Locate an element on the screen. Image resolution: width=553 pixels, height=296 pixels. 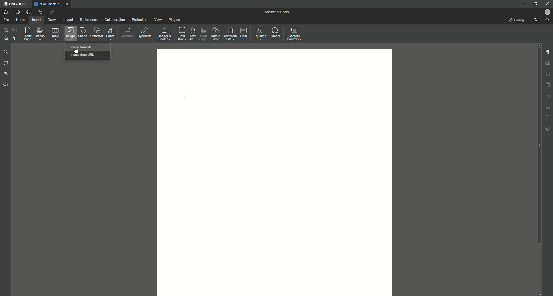
Unnamed Icons is located at coordinates (548, 96).